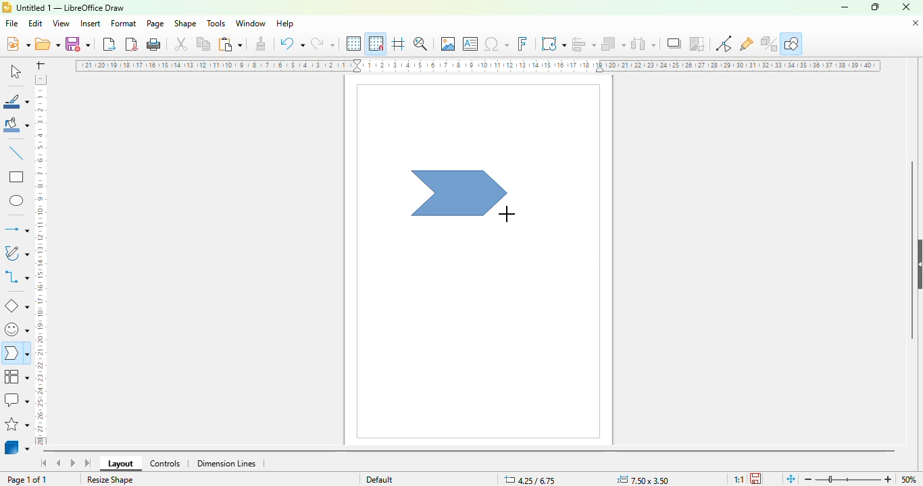  What do you see at coordinates (16, 354) in the screenshot?
I see `block arrows` at bounding box center [16, 354].